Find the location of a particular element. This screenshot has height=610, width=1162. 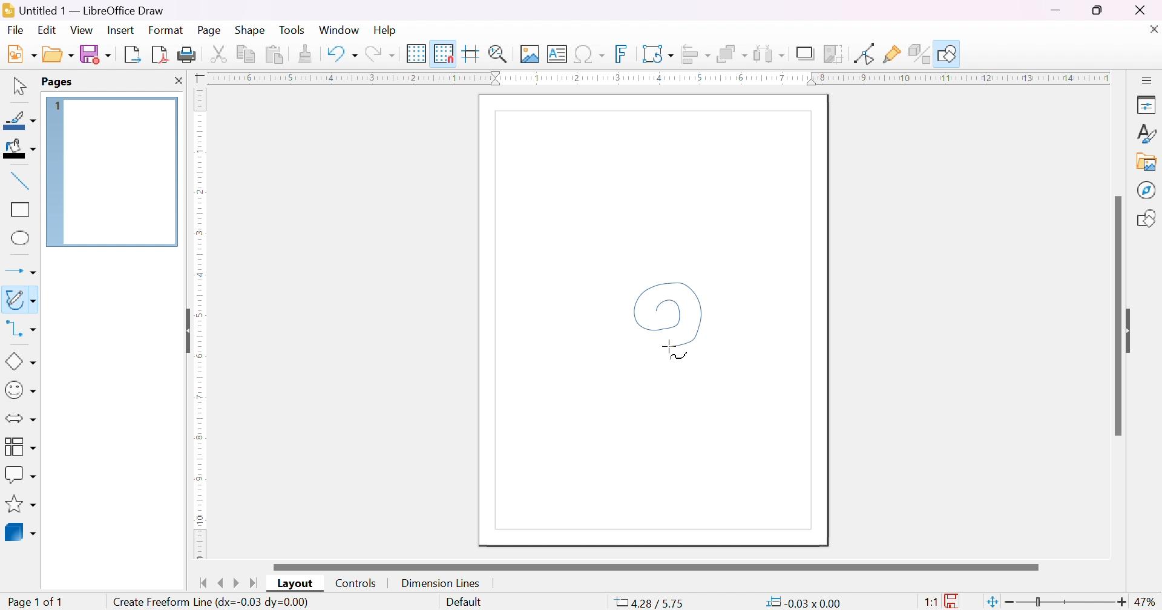

align objects is located at coordinates (694, 55).